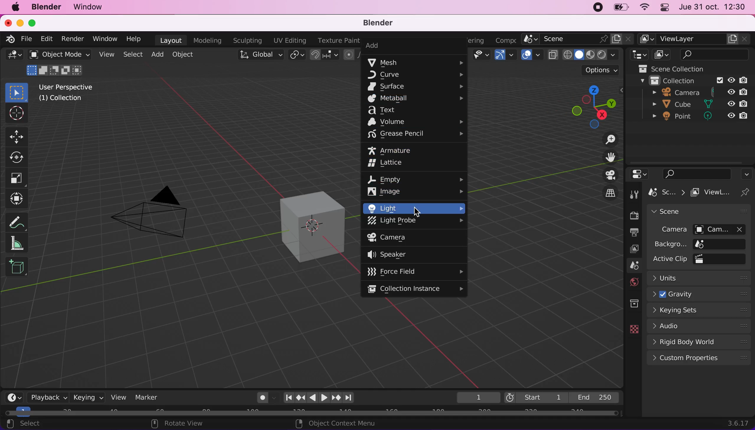 The image size is (755, 430). Describe the element at coordinates (633, 302) in the screenshot. I see `collection` at that location.